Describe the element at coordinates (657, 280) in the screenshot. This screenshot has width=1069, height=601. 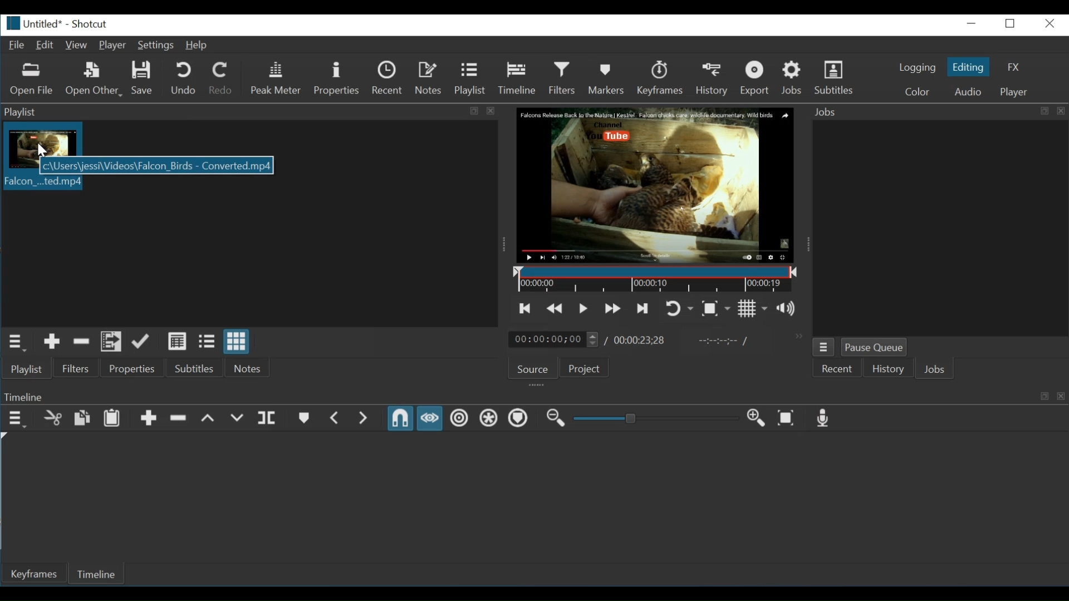
I see `Timeline` at that location.